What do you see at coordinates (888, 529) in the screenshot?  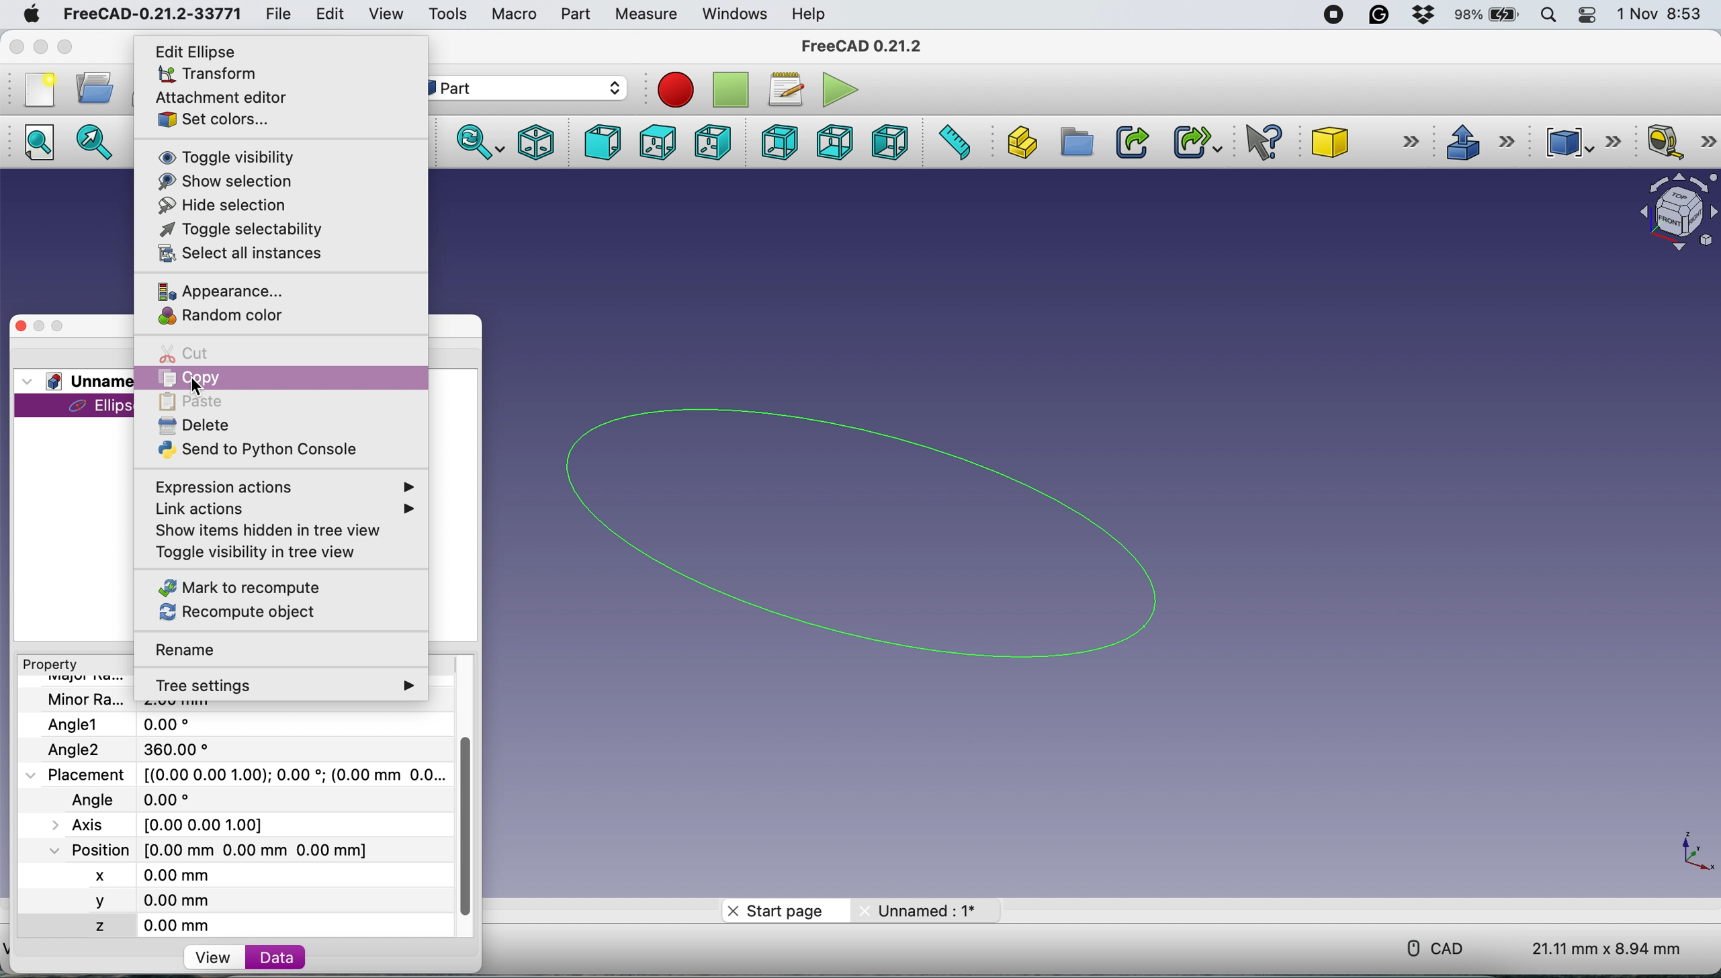 I see `ellipse` at bounding box center [888, 529].